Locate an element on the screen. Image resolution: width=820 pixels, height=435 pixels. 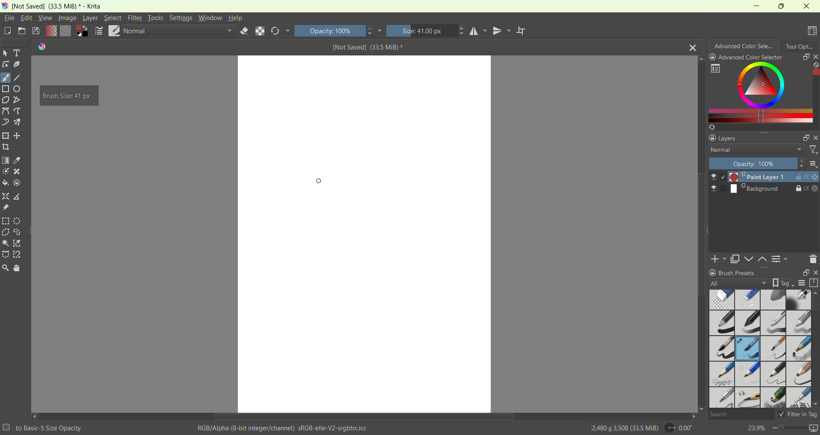
basic 3 is located at coordinates (773, 324).